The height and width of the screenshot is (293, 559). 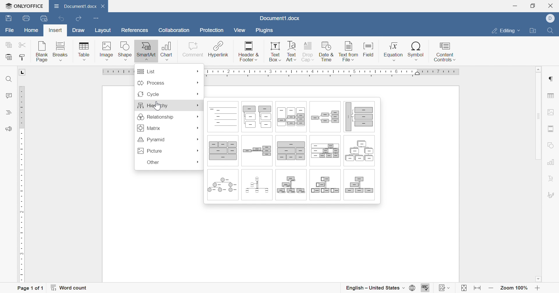 I want to click on Pyramid, so click(x=152, y=139).